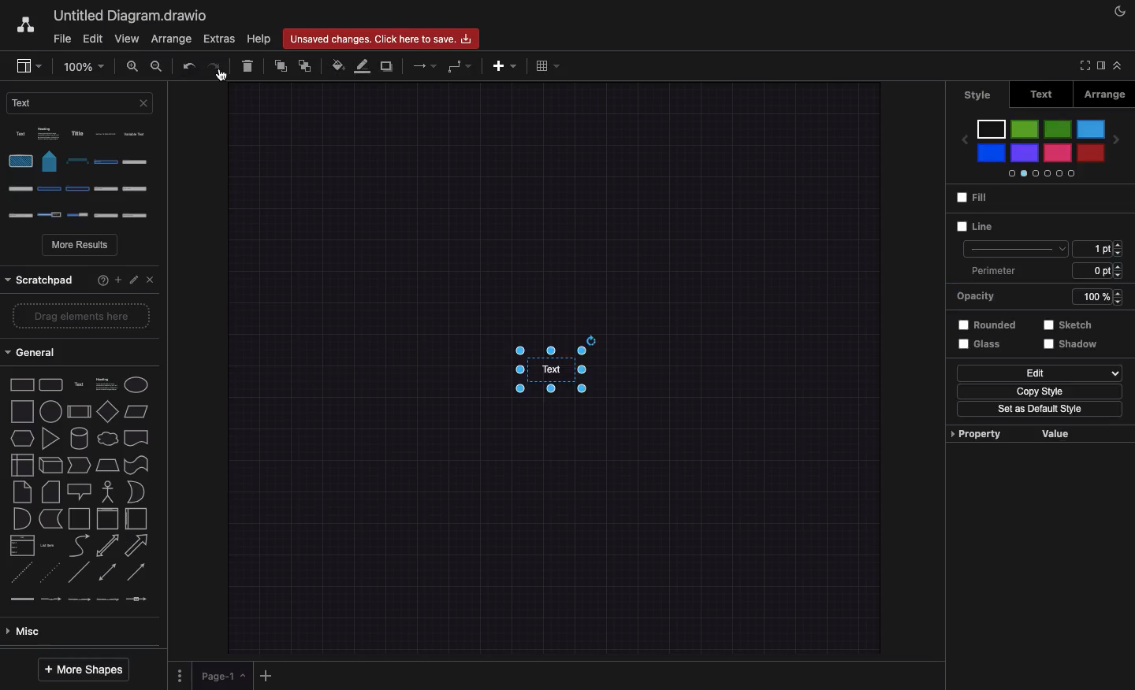 This screenshot has width=1135, height=690. Describe the element at coordinates (1038, 373) in the screenshot. I see `Edit` at that location.